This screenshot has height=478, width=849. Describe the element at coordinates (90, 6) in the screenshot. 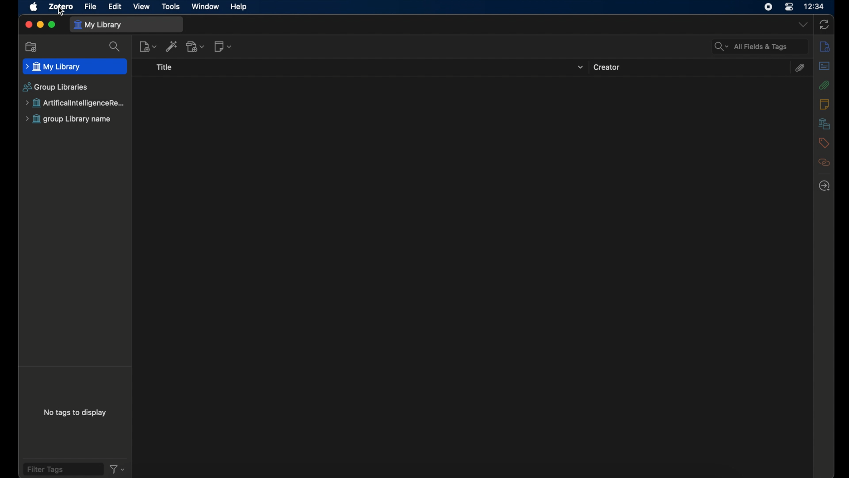

I see `file` at that location.